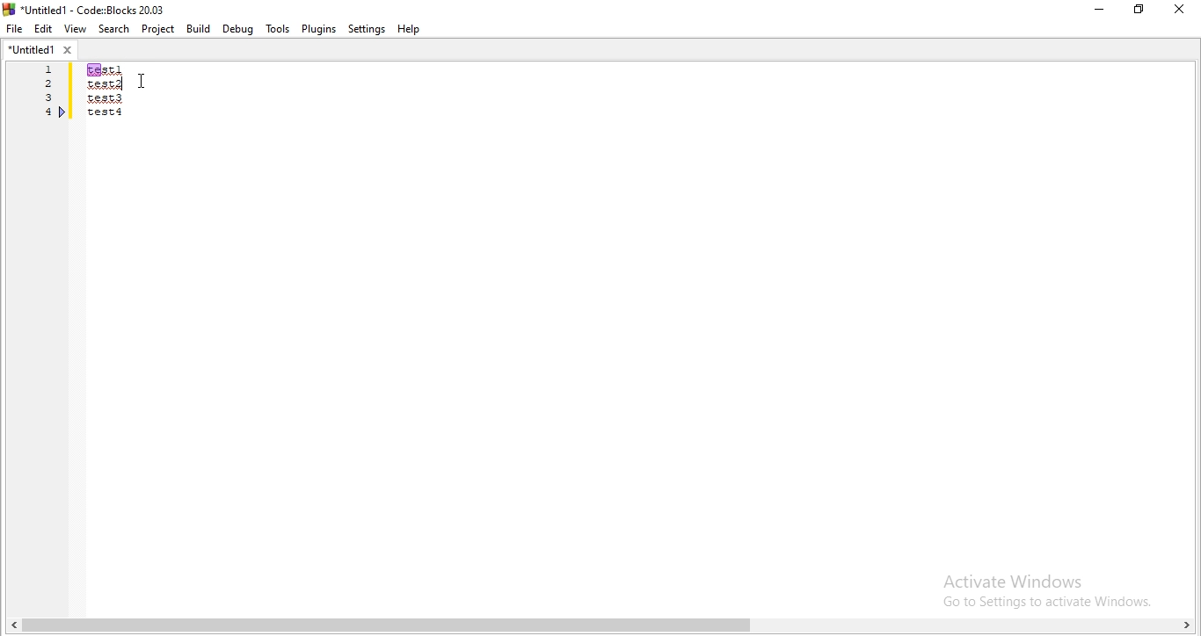  Describe the element at coordinates (63, 114) in the screenshot. I see `Debugger Point` at that location.